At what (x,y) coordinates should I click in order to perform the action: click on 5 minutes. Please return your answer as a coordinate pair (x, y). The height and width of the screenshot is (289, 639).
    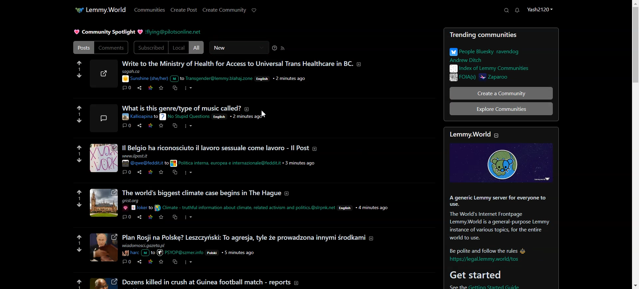
    Looking at the image, I should click on (239, 253).